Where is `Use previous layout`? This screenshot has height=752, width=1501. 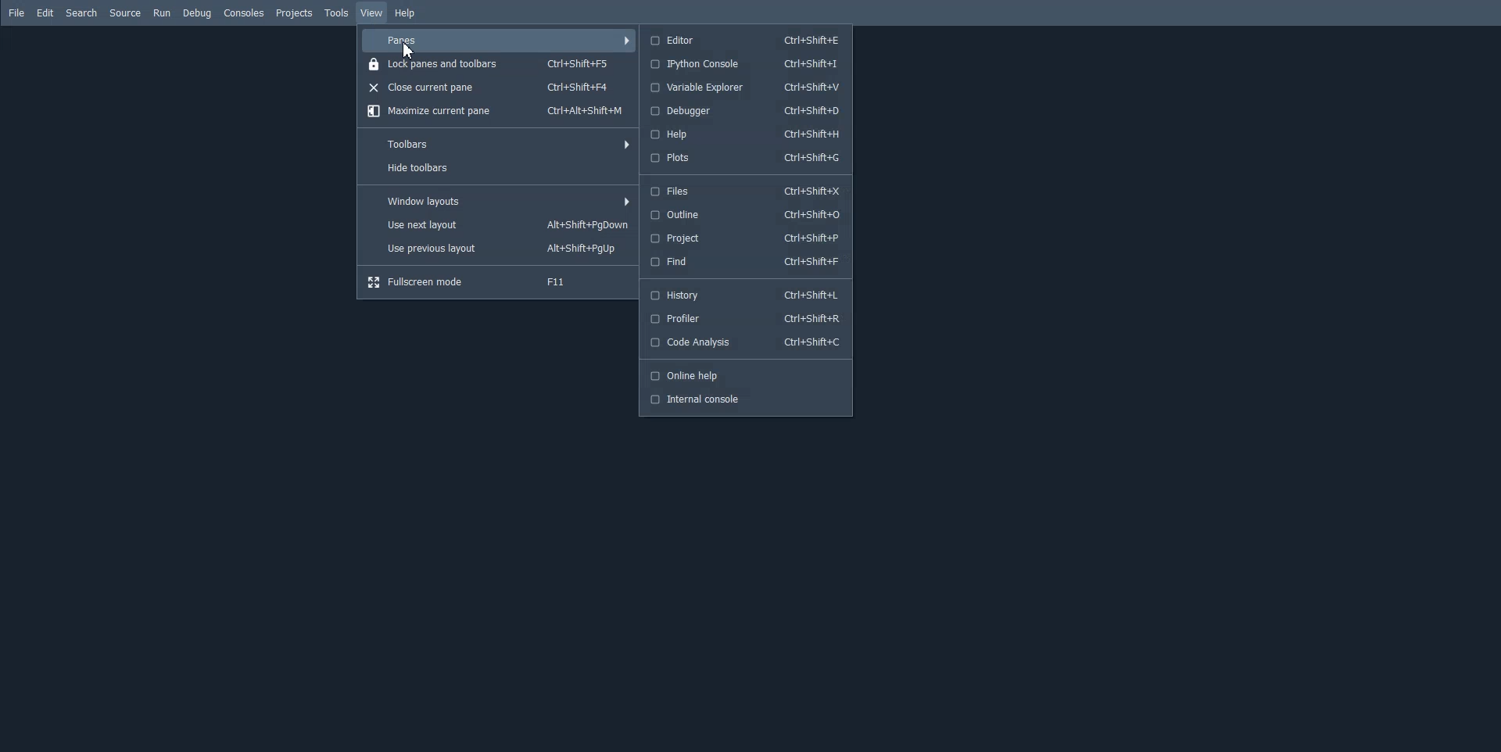 Use previous layout is located at coordinates (498, 250).